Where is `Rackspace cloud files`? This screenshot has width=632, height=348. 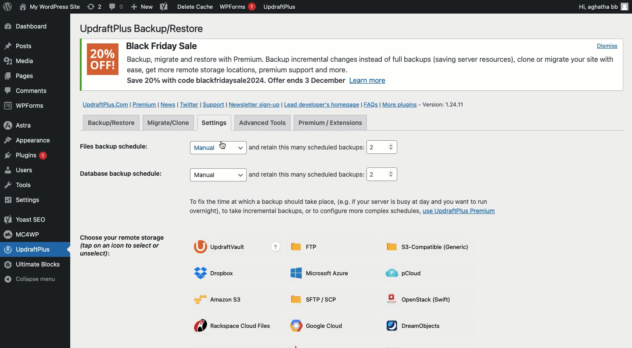
Rackspace cloud files is located at coordinates (234, 327).